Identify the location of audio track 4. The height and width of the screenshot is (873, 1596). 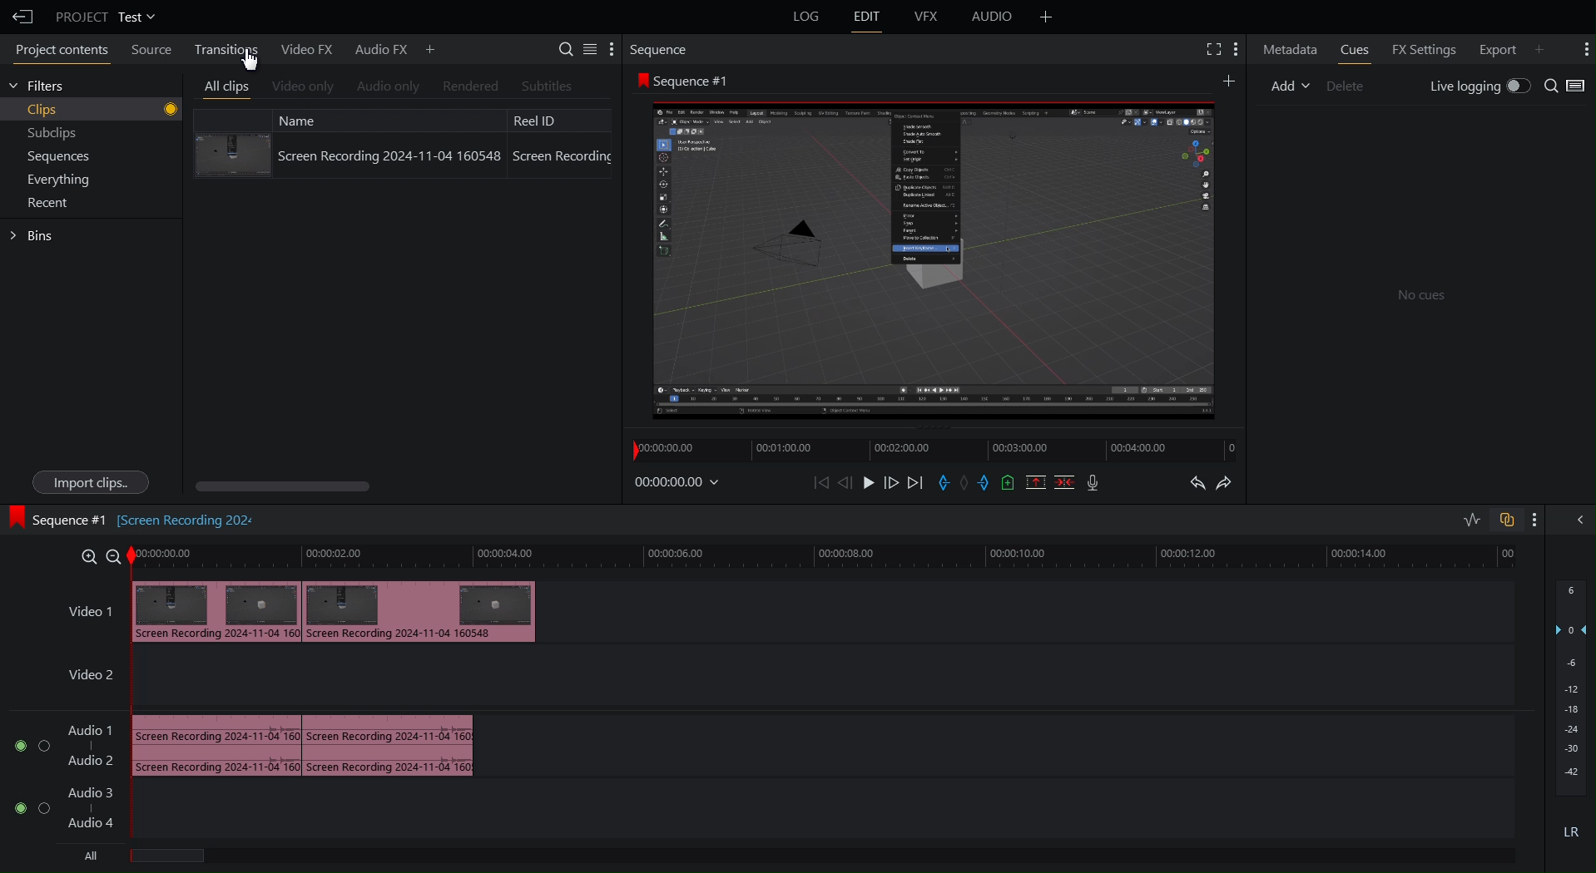
(99, 825).